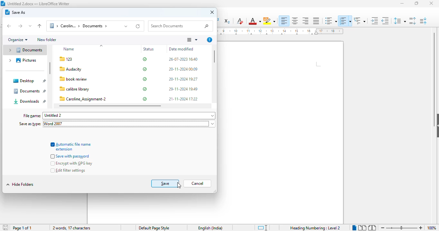  What do you see at coordinates (55, 124) in the screenshot?
I see `word 2007` at bounding box center [55, 124].